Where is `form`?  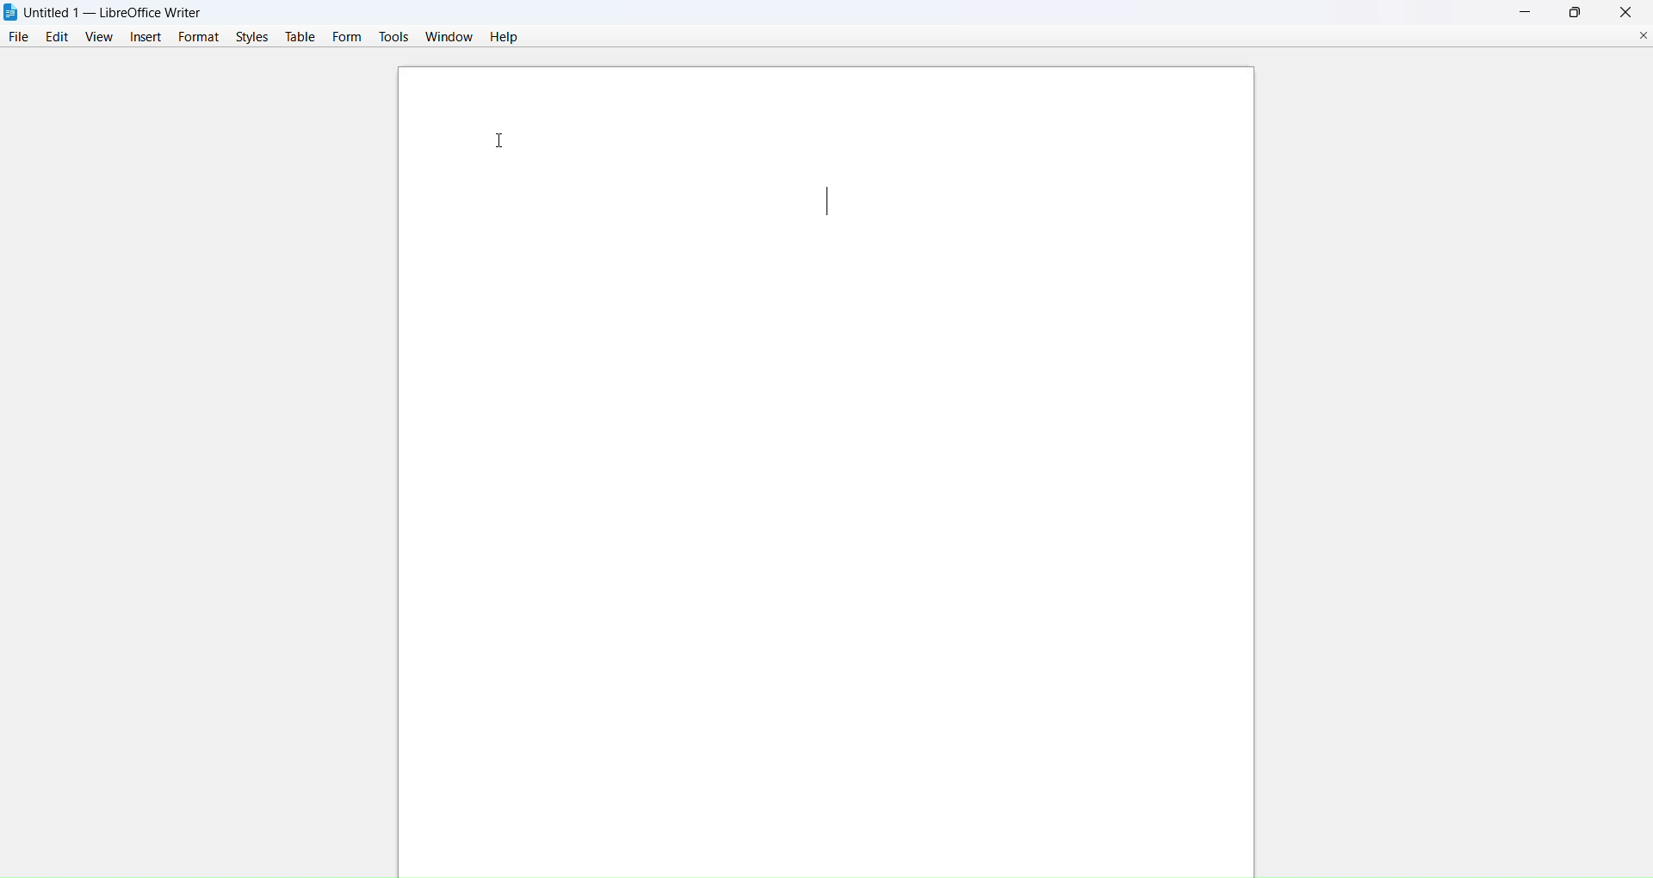 form is located at coordinates (349, 36).